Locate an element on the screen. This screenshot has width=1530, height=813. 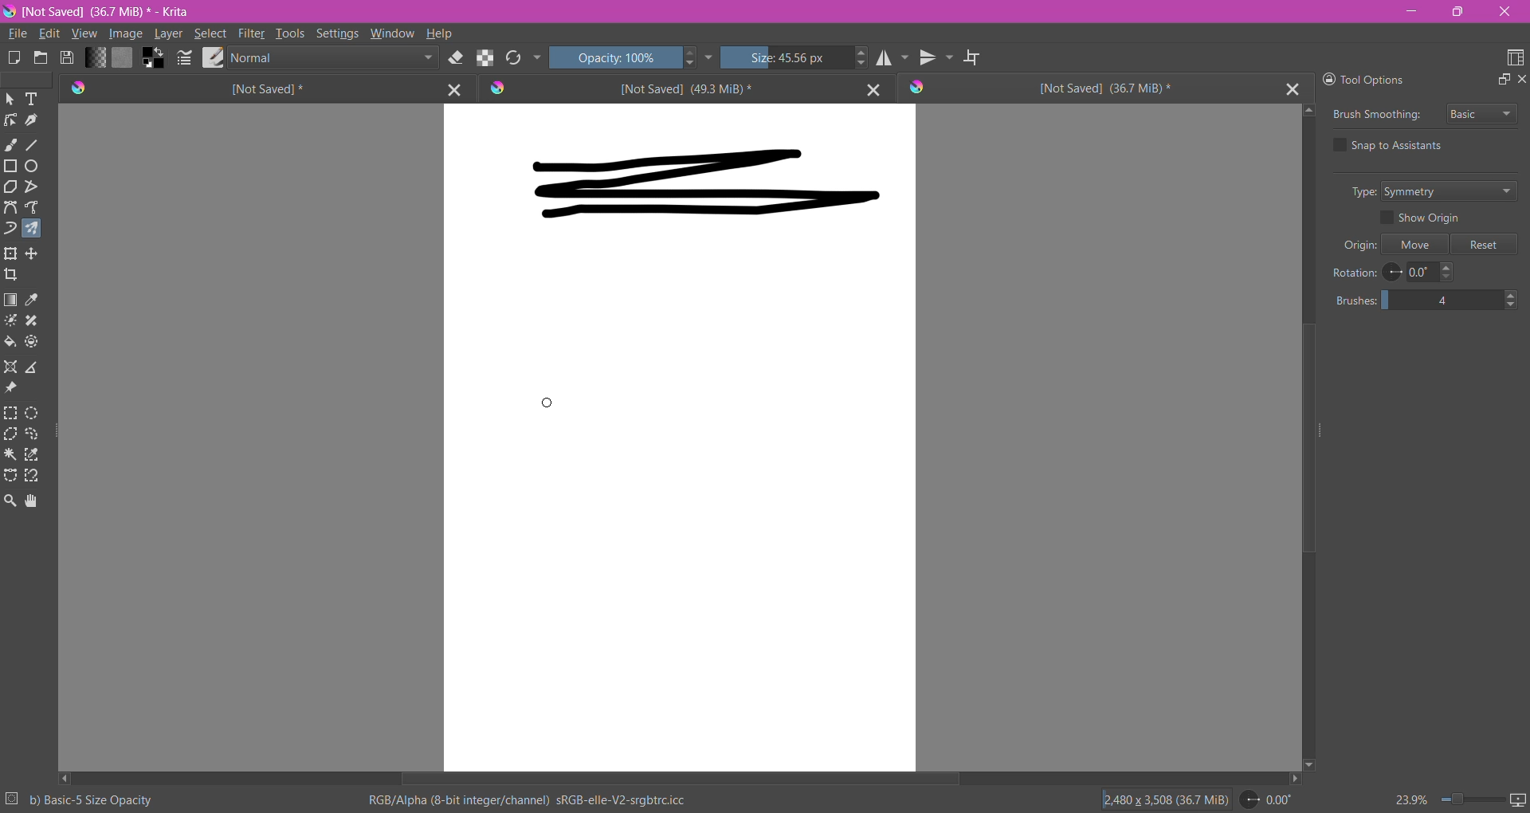
Sample a color from the image or current layer is located at coordinates (36, 300).